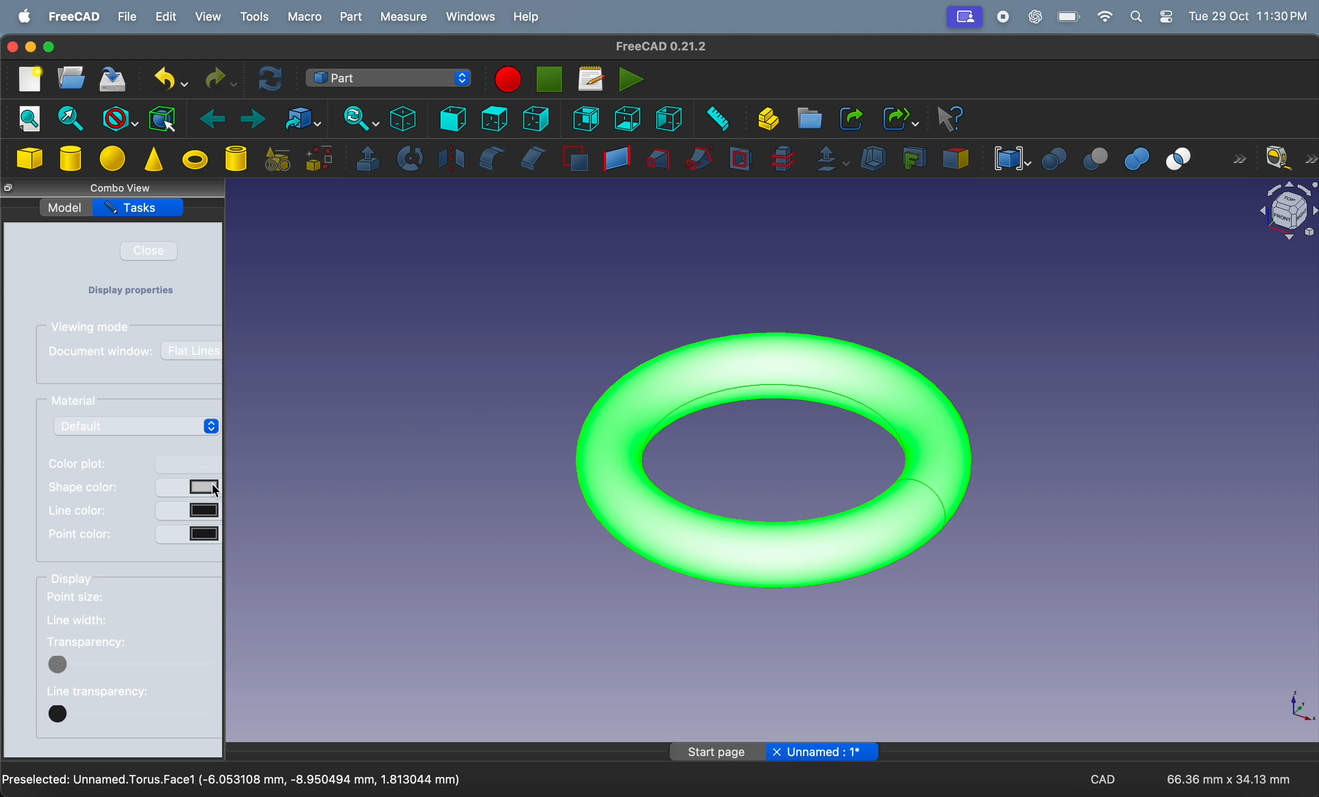 Image resolution: width=1319 pixels, height=797 pixels. Describe the element at coordinates (1106, 16) in the screenshot. I see `wifi` at that location.